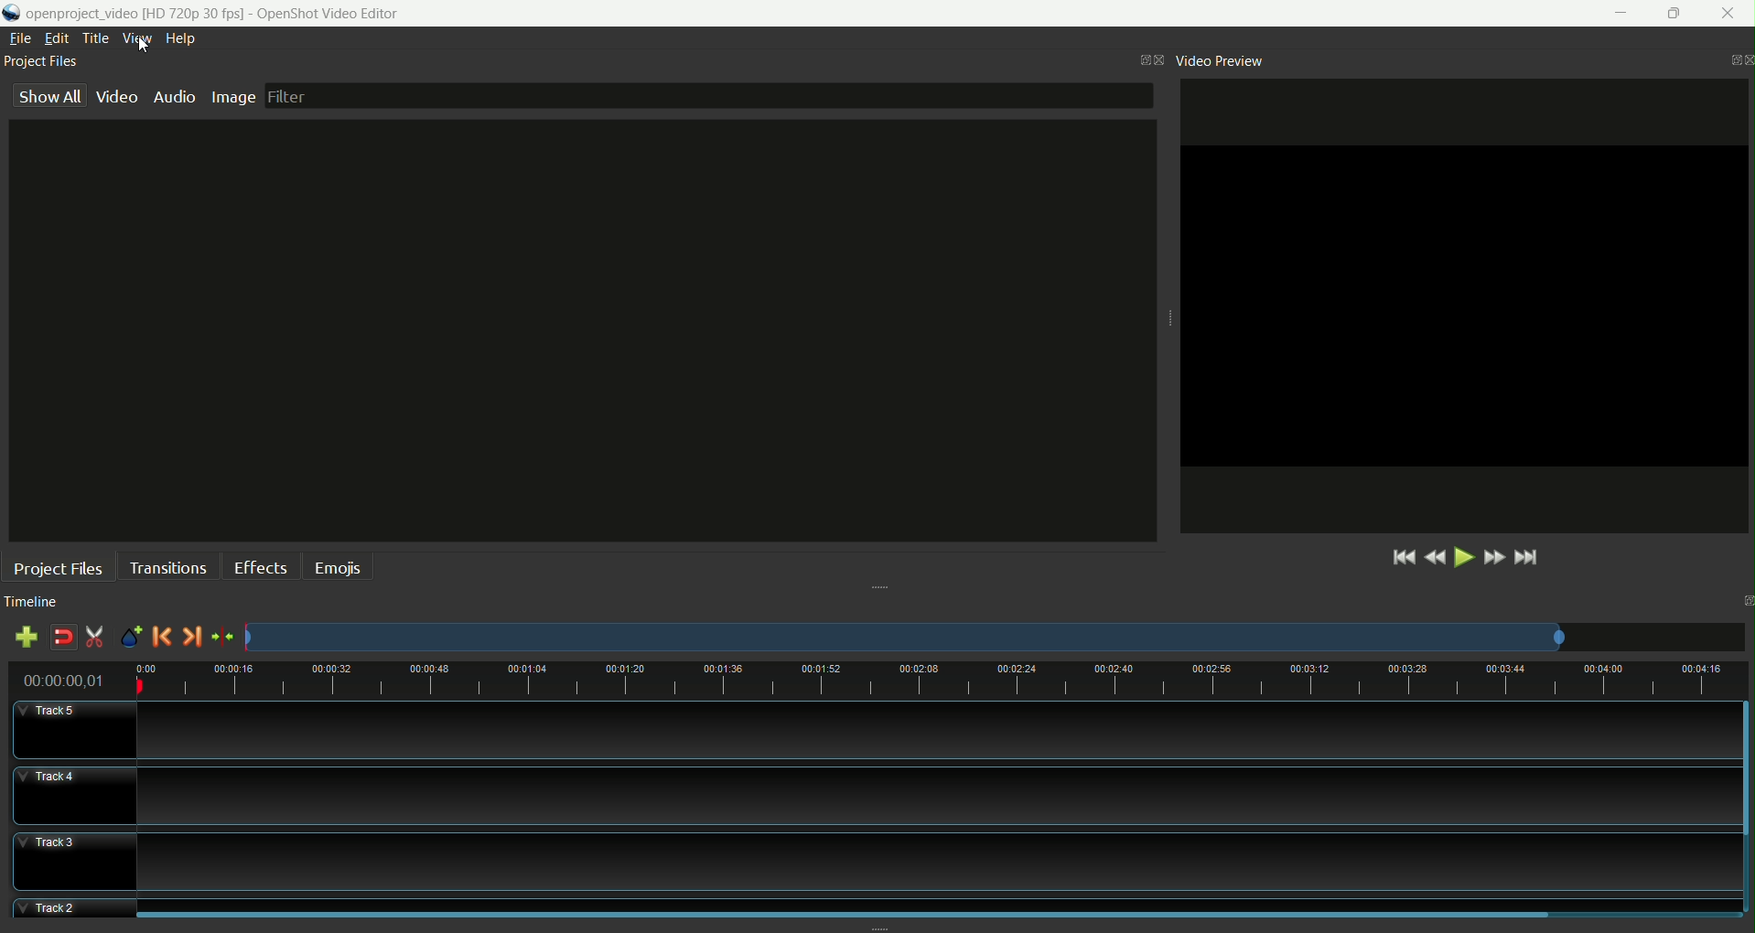 This screenshot has height=933, width=1755. Describe the element at coordinates (878, 796) in the screenshot. I see `track4` at that location.